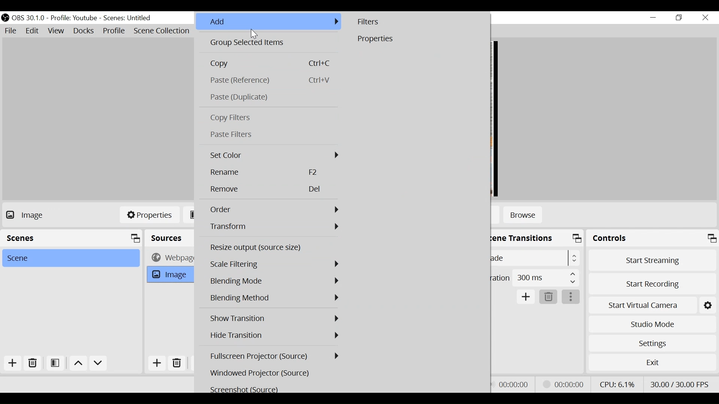 The height and width of the screenshot is (404, 719). Describe the element at coordinates (28, 18) in the screenshot. I see `OBS Version` at that location.